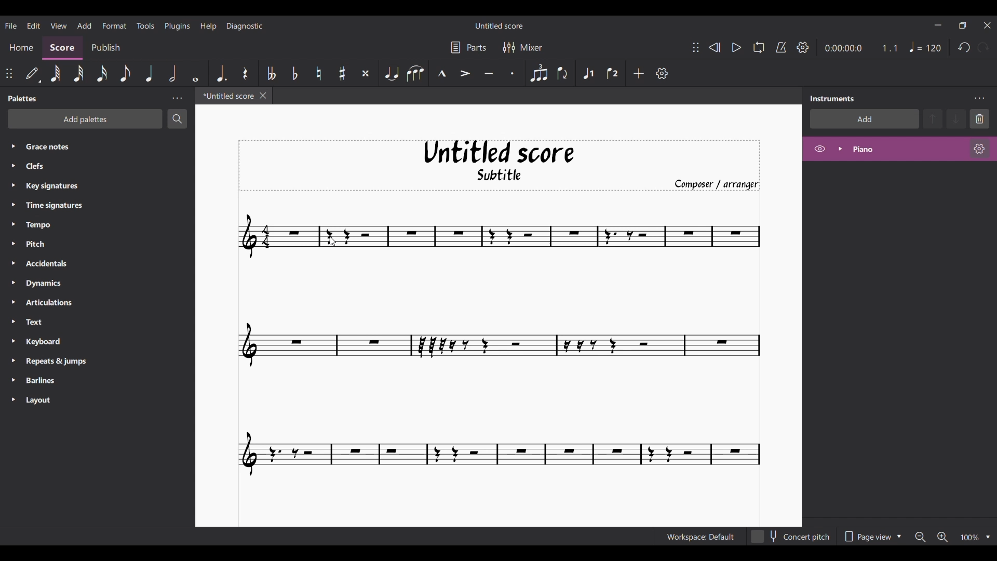 The image size is (997, 561). I want to click on Add palettes, so click(85, 119).